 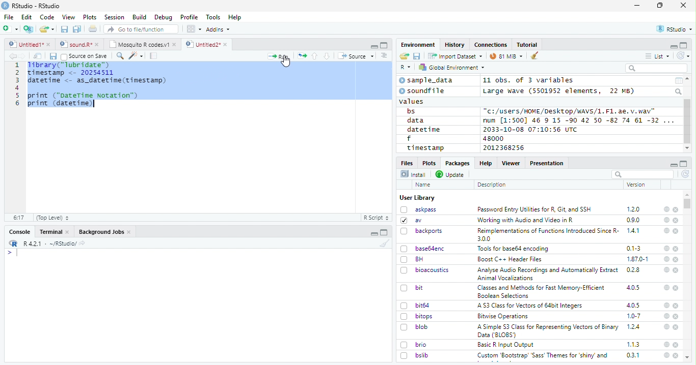 What do you see at coordinates (375, 232) in the screenshot?
I see `minimize` at bounding box center [375, 232].